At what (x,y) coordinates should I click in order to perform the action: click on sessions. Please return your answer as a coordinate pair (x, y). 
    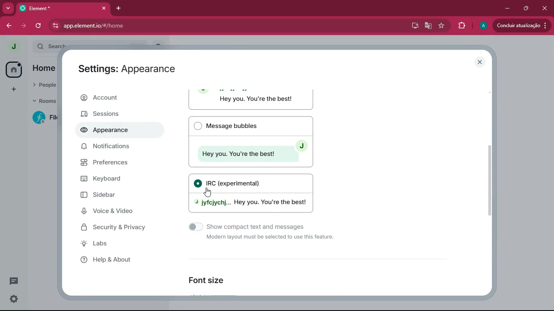
    Looking at the image, I should click on (108, 115).